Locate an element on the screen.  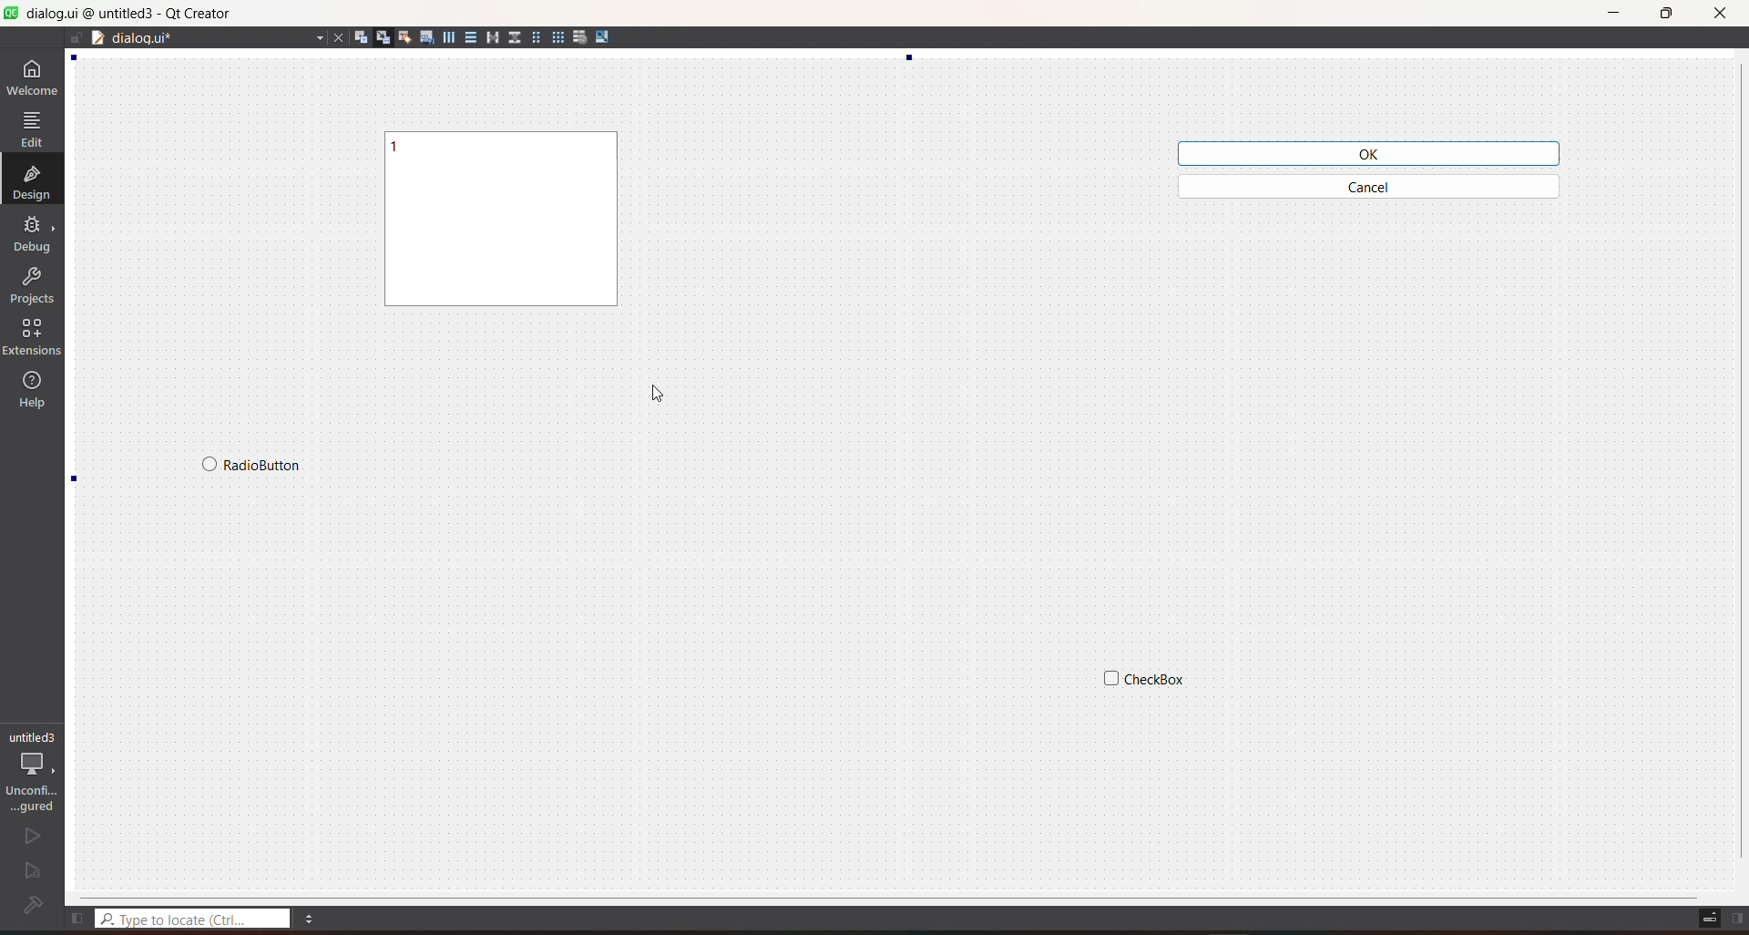
form layout is located at coordinates (535, 38).